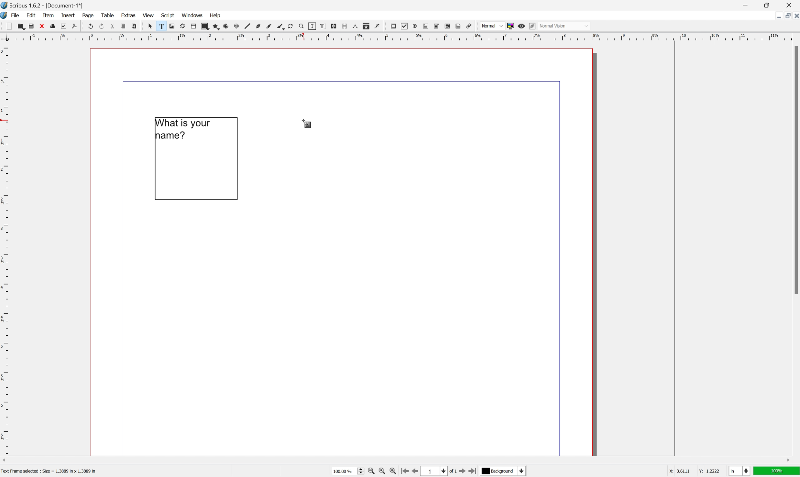 This screenshot has height=477, width=800. What do you see at coordinates (49, 15) in the screenshot?
I see `item` at bounding box center [49, 15].